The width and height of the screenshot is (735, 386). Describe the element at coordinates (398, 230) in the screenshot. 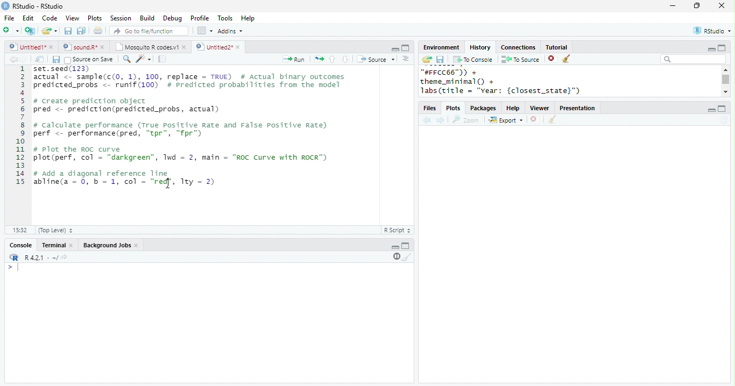

I see `R Script` at that location.